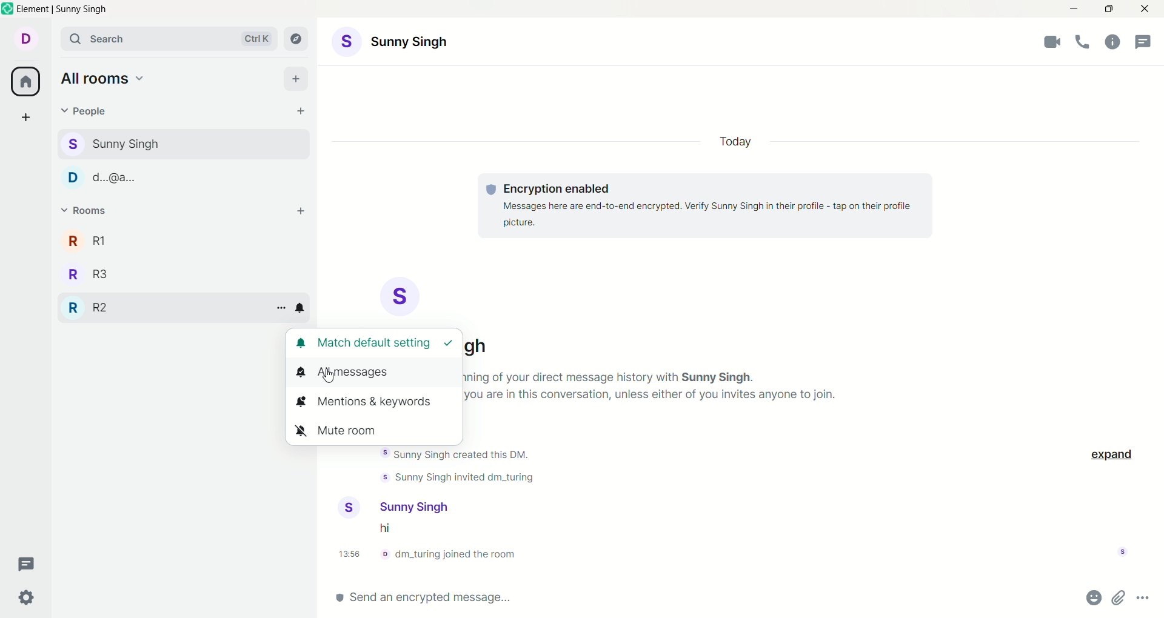 This screenshot has width=1164, height=618. What do you see at coordinates (741, 143) in the screenshot?
I see `today` at bounding box center [741, 143].